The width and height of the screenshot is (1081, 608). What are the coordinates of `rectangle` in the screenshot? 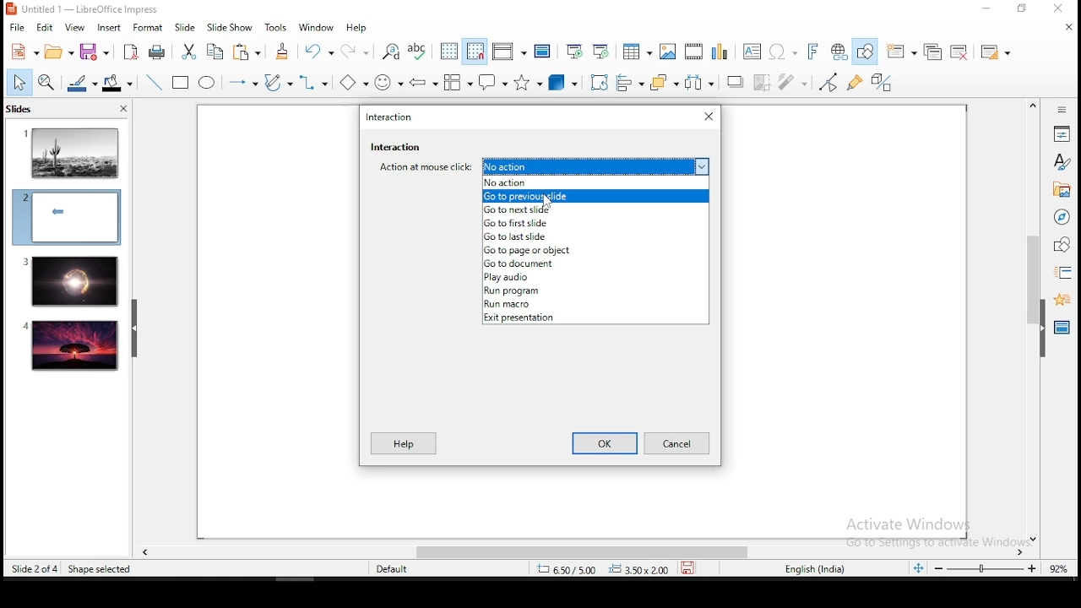 It's located at (182, 84).